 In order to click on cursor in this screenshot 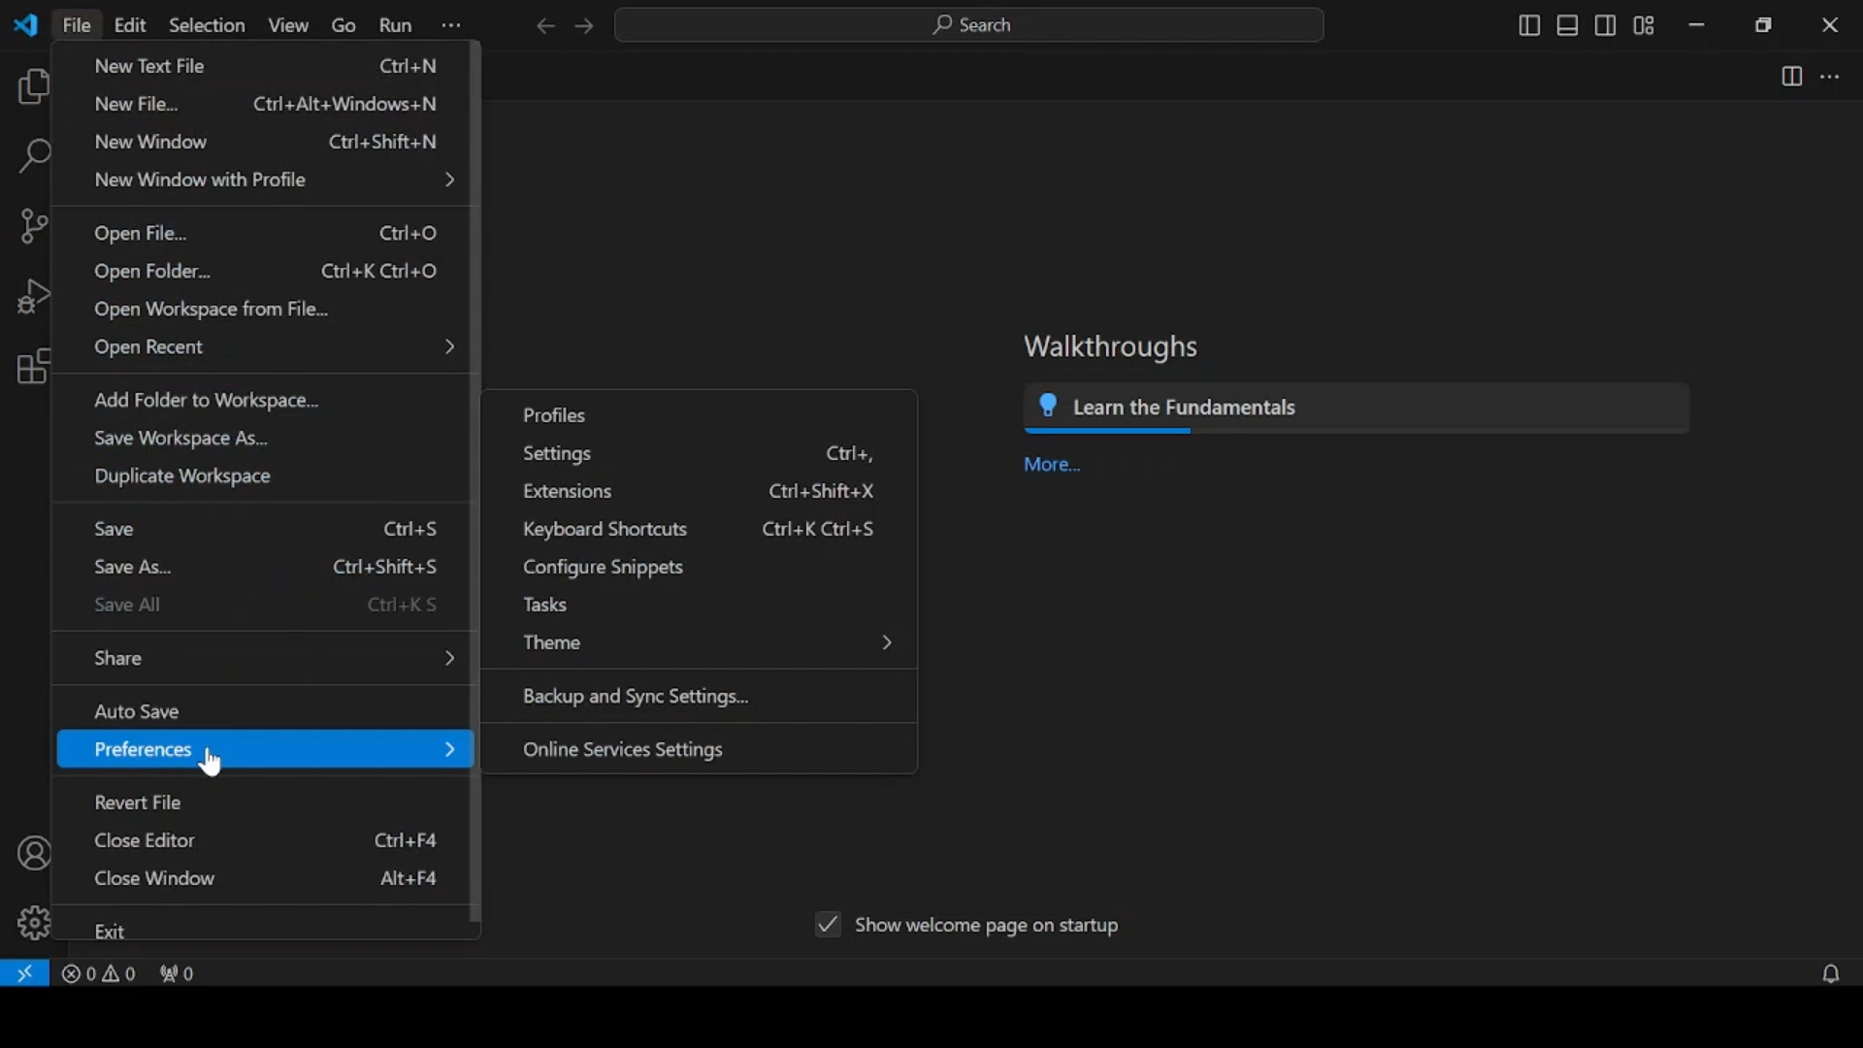, I will do `click(212, 765)`.